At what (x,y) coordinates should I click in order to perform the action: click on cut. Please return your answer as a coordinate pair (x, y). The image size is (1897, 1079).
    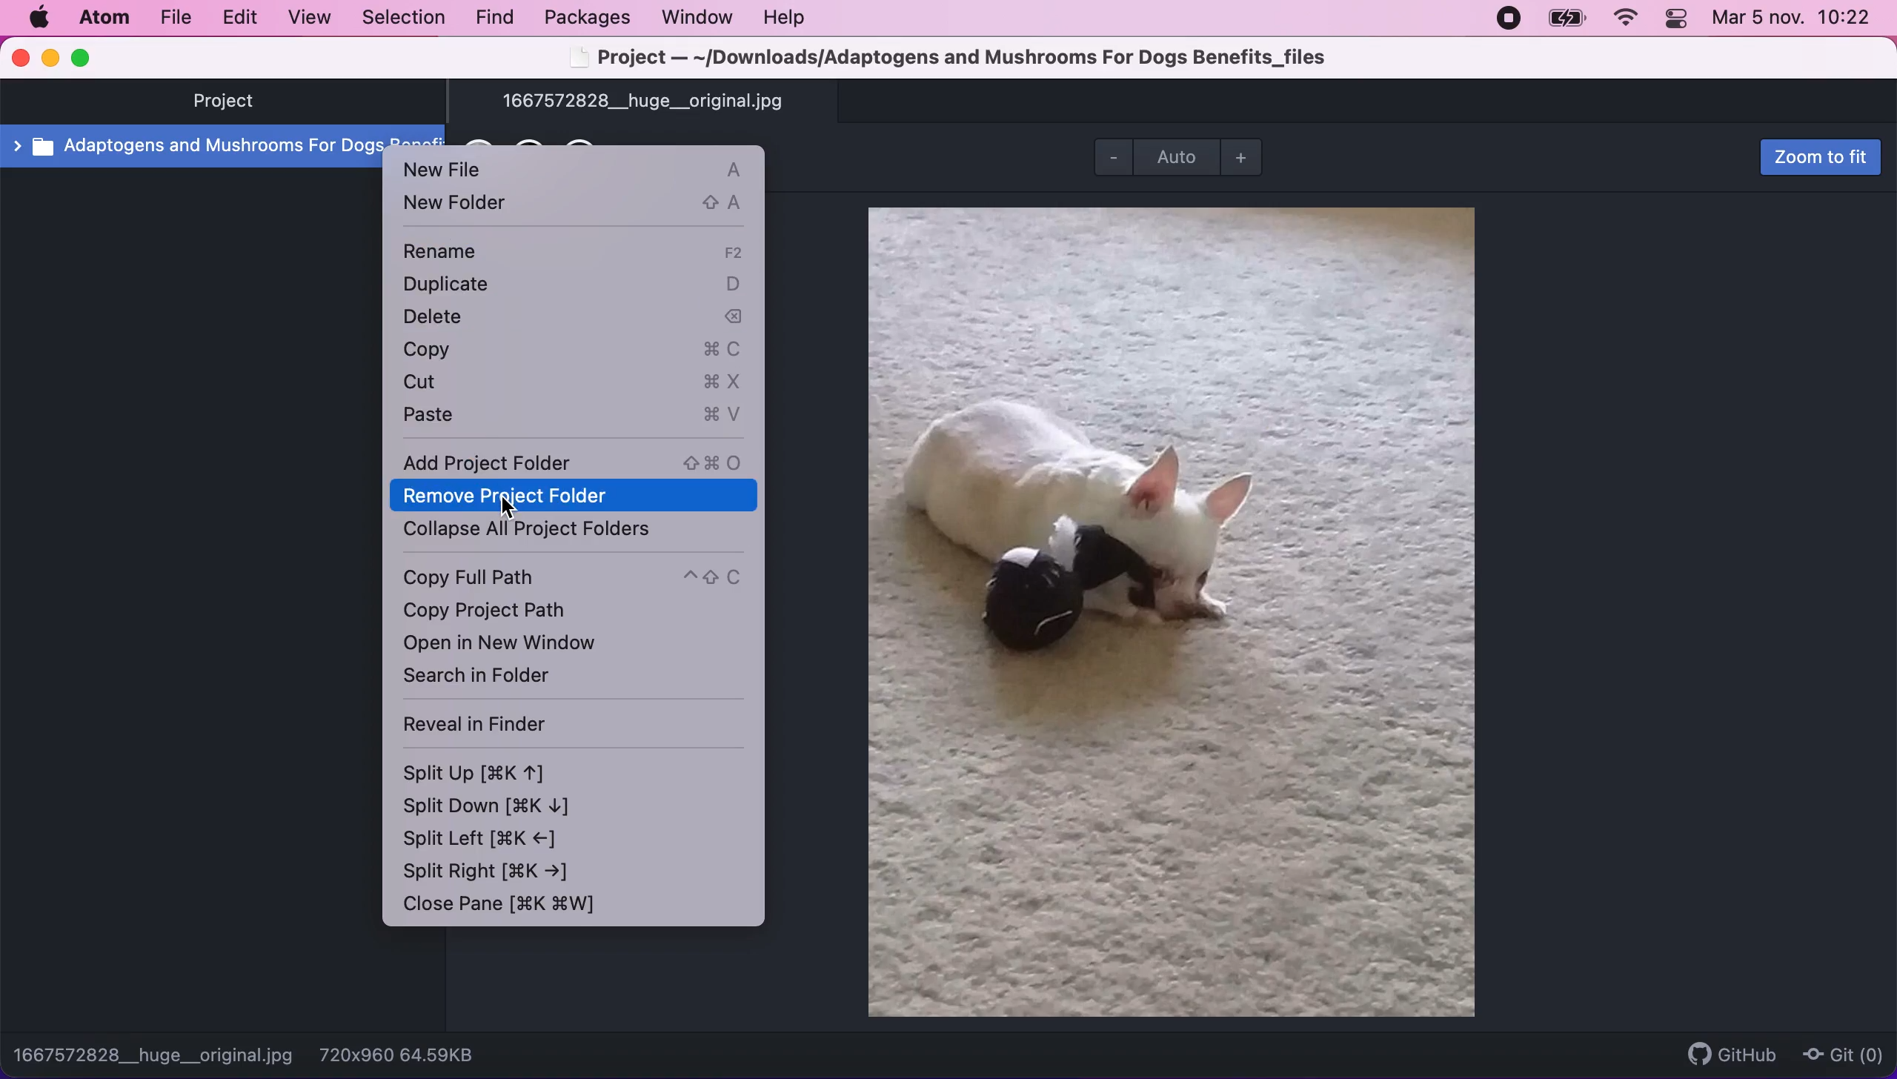
    Looking at the image, I should click on (577, 383).